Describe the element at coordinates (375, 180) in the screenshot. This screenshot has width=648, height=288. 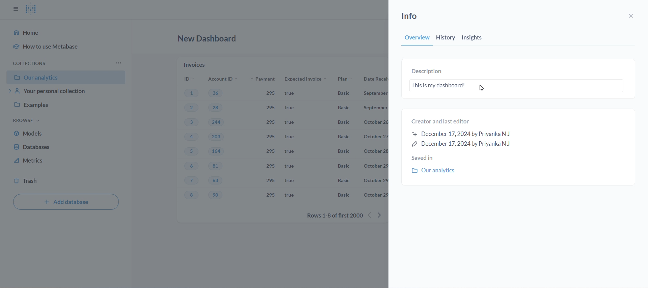
I see `october 29` at that location.